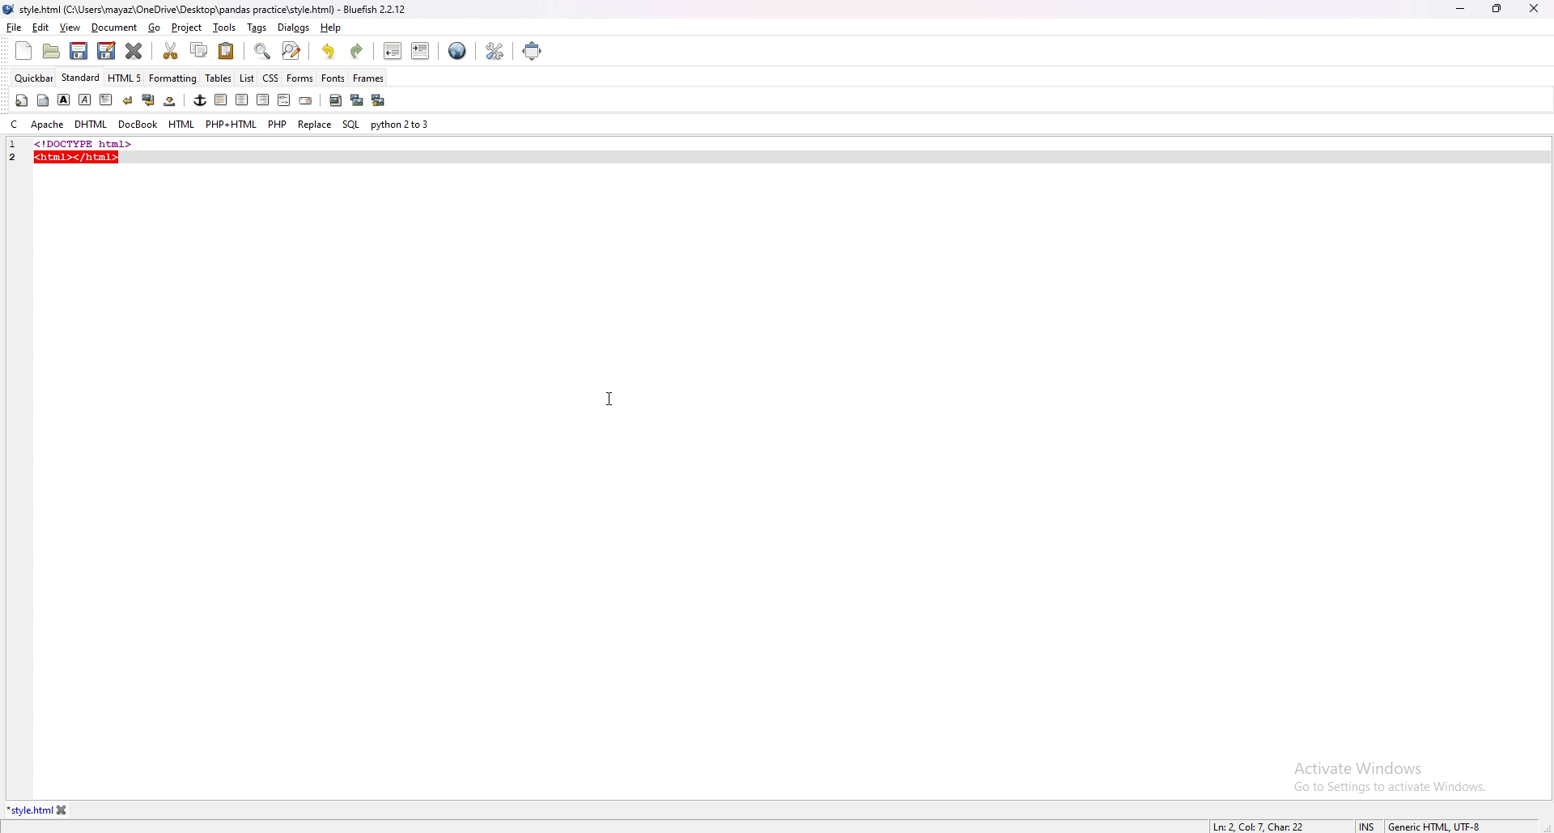  I want to click on line info, so click(1260, 825).